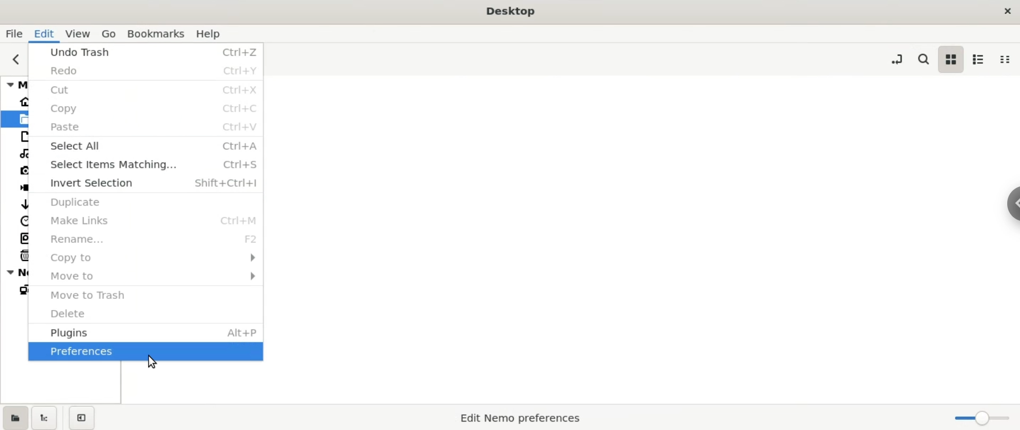 The height and width of the screenshot is (430, 1020). What do you see at coordinates (211, 33) in the screenshot?
I see `help` at bounding box center [211, 33].